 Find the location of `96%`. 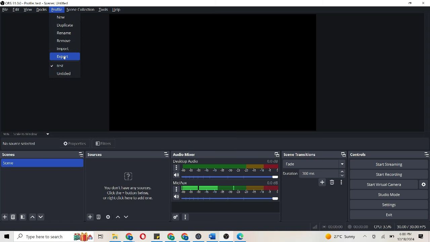

96% is located at coordinates (6, 133).